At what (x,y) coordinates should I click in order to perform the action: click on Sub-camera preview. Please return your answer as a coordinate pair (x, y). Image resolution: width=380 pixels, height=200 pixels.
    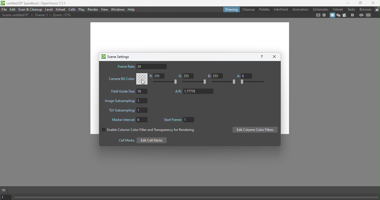
    Looking at the image, I should click on (369, 15).